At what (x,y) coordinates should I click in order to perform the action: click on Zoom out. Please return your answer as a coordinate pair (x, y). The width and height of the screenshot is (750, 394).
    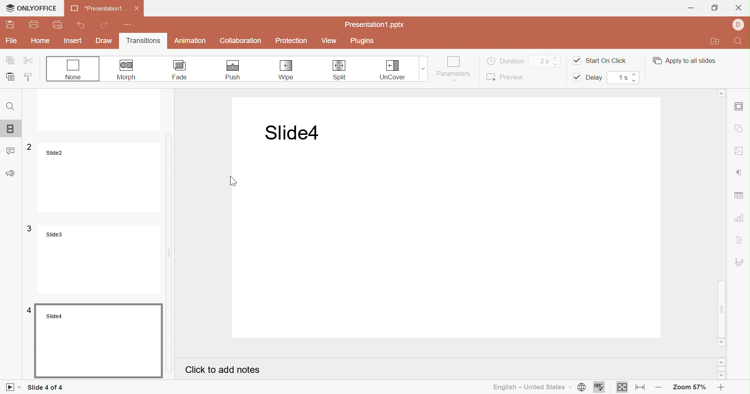
    Looking at the image, I should click on (657, 388).